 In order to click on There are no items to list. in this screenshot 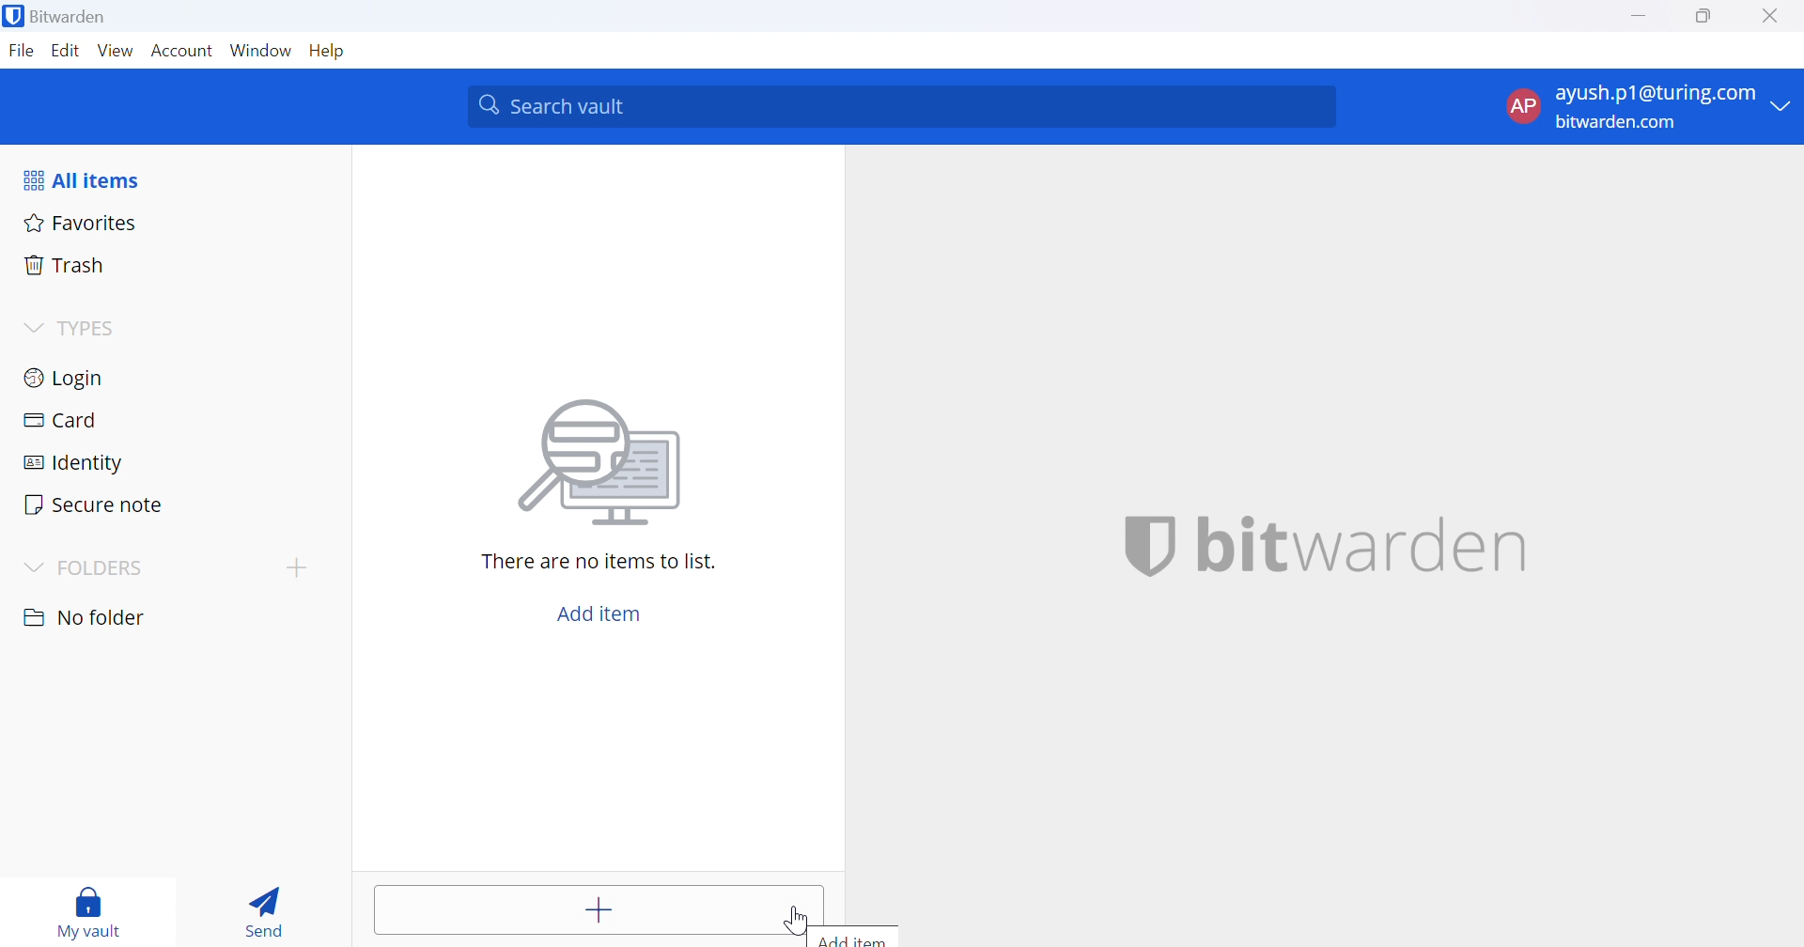, I will do `click(599, 562)`.